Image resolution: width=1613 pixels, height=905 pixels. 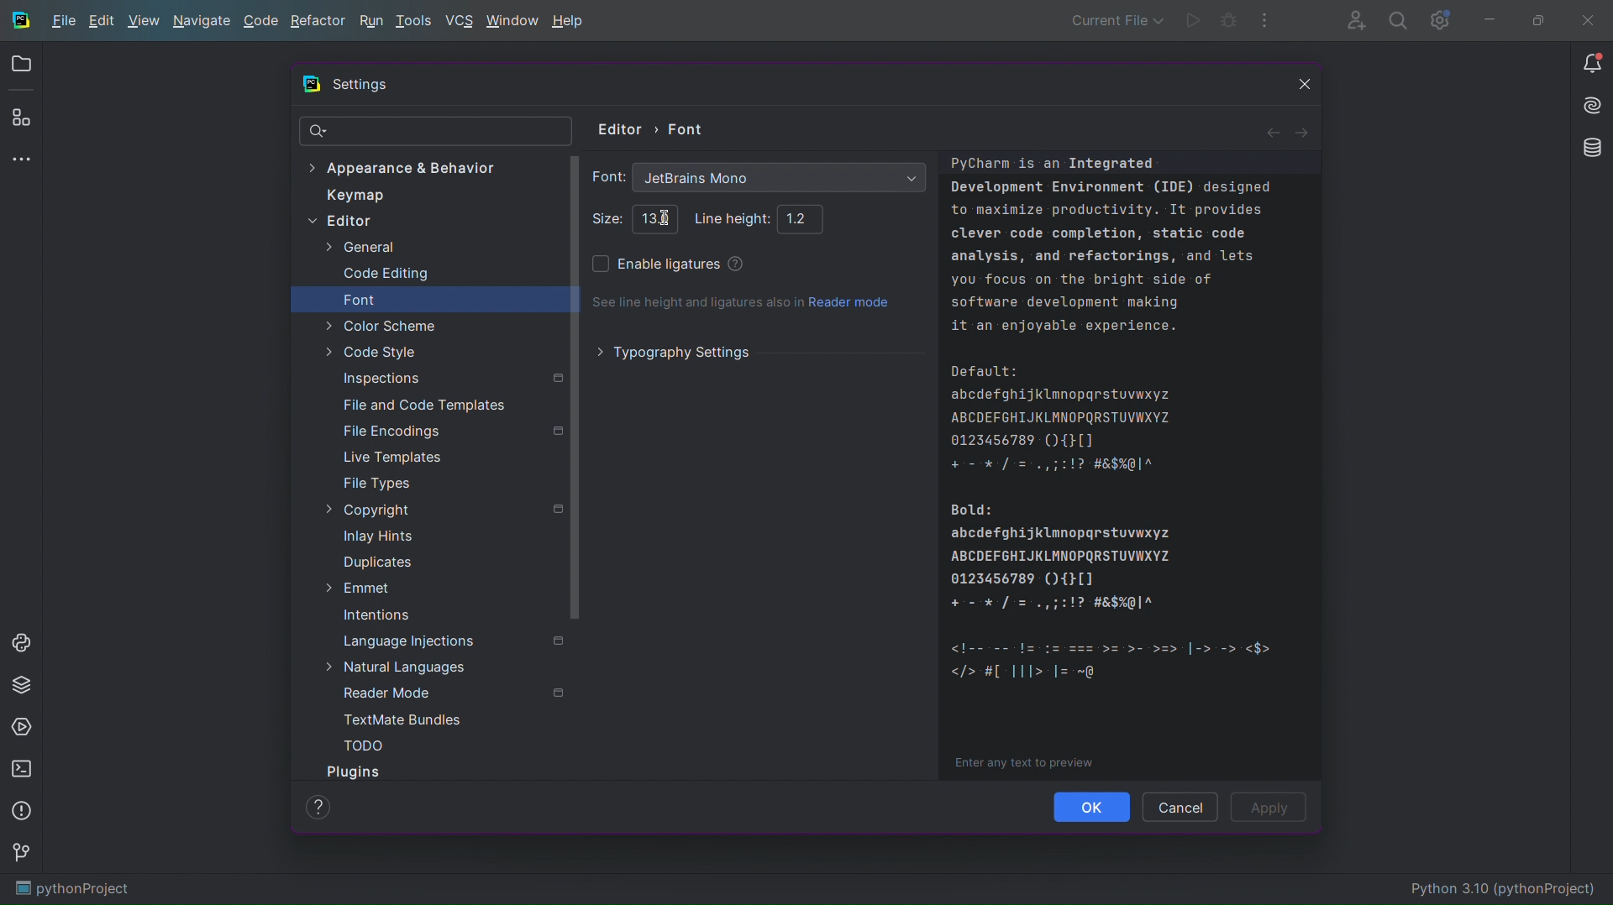 I want to click on Line height, so click(x=725, y=217).